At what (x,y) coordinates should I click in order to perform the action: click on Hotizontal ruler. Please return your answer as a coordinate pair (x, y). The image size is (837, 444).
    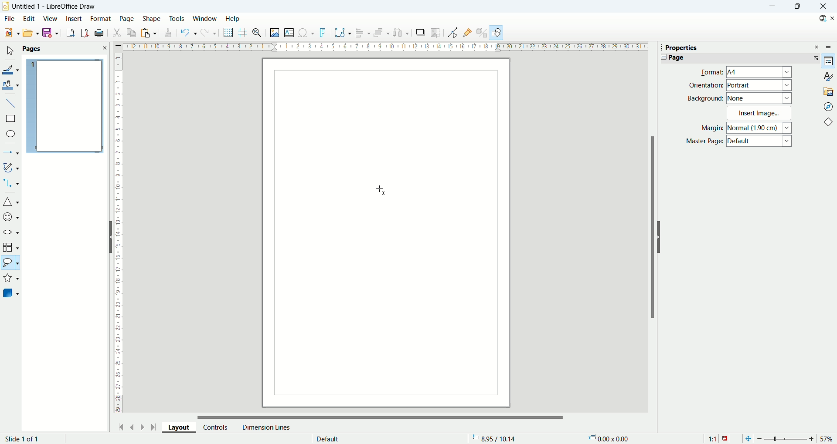
    Looking at the image, I should click on (385, 48).